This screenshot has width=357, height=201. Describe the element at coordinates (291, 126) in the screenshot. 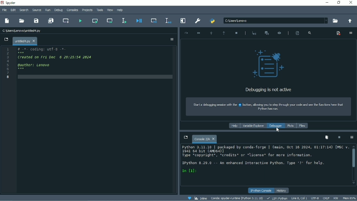

I see `Plots` at that location.